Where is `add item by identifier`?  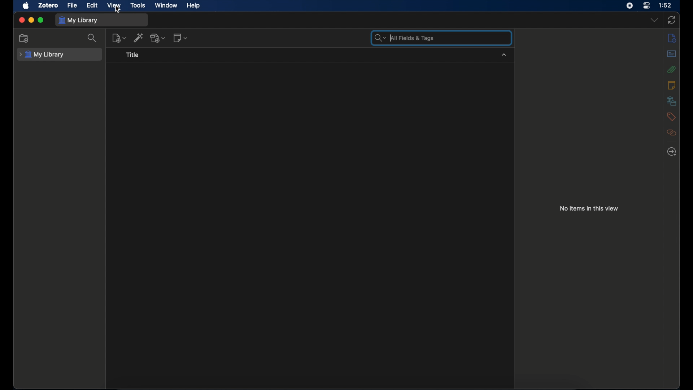
add item by identifier is located at coordinates (139, 38).